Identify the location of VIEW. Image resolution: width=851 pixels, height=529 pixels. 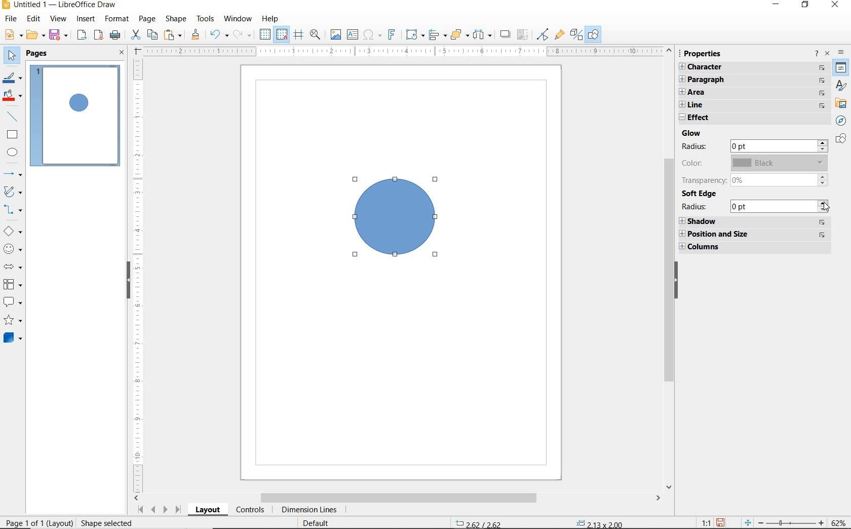
(58, 19).